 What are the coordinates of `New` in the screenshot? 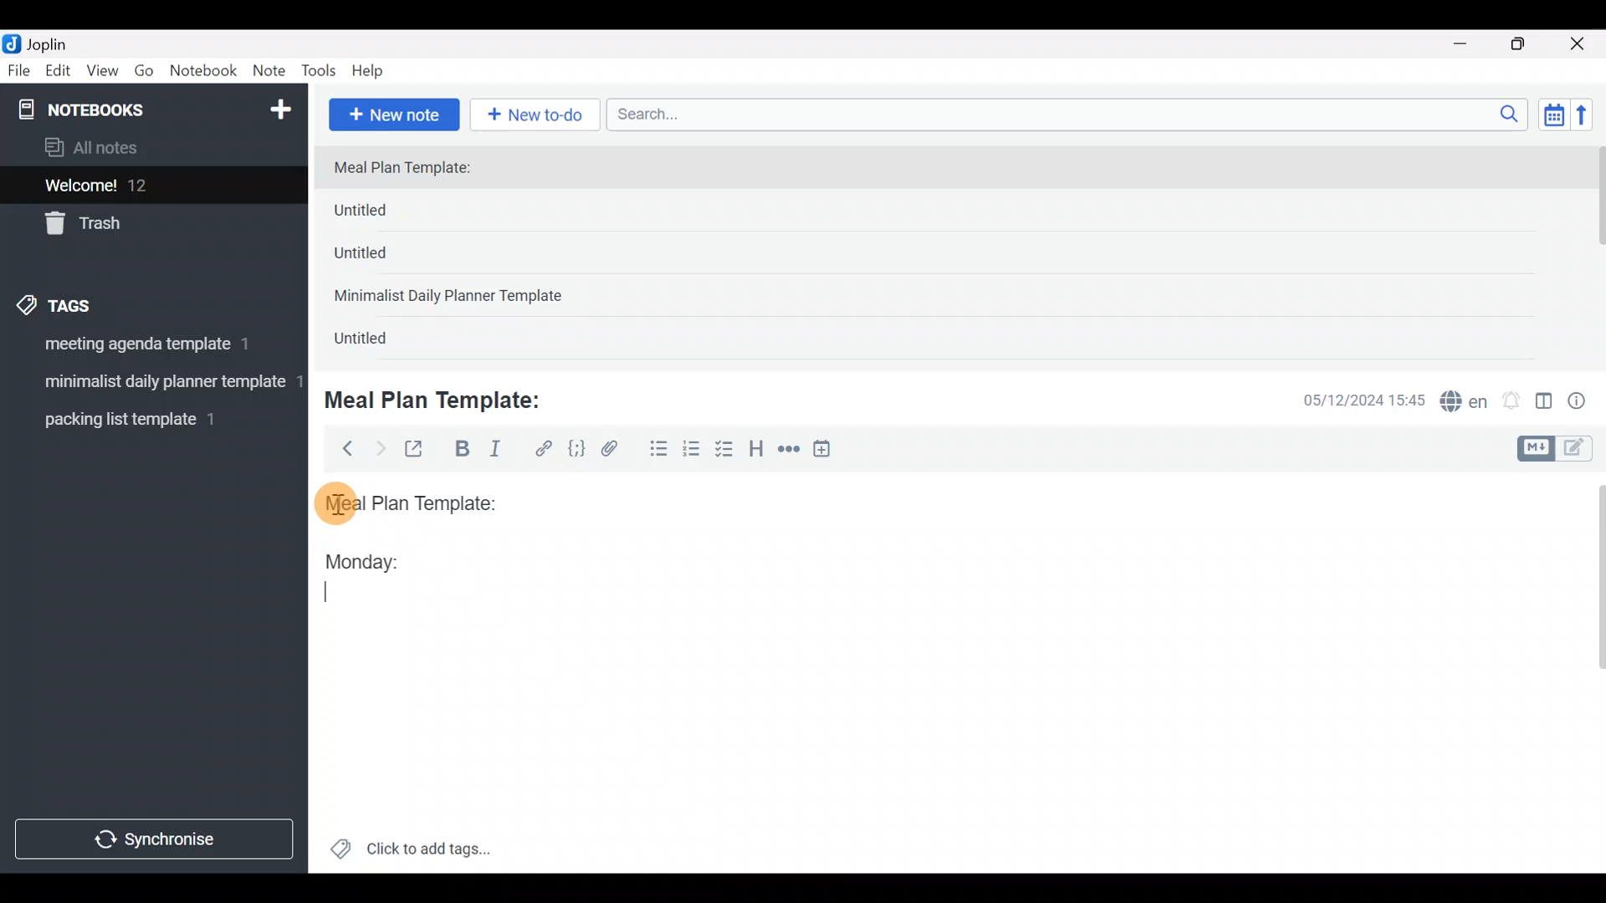 It's located at (279, 106).